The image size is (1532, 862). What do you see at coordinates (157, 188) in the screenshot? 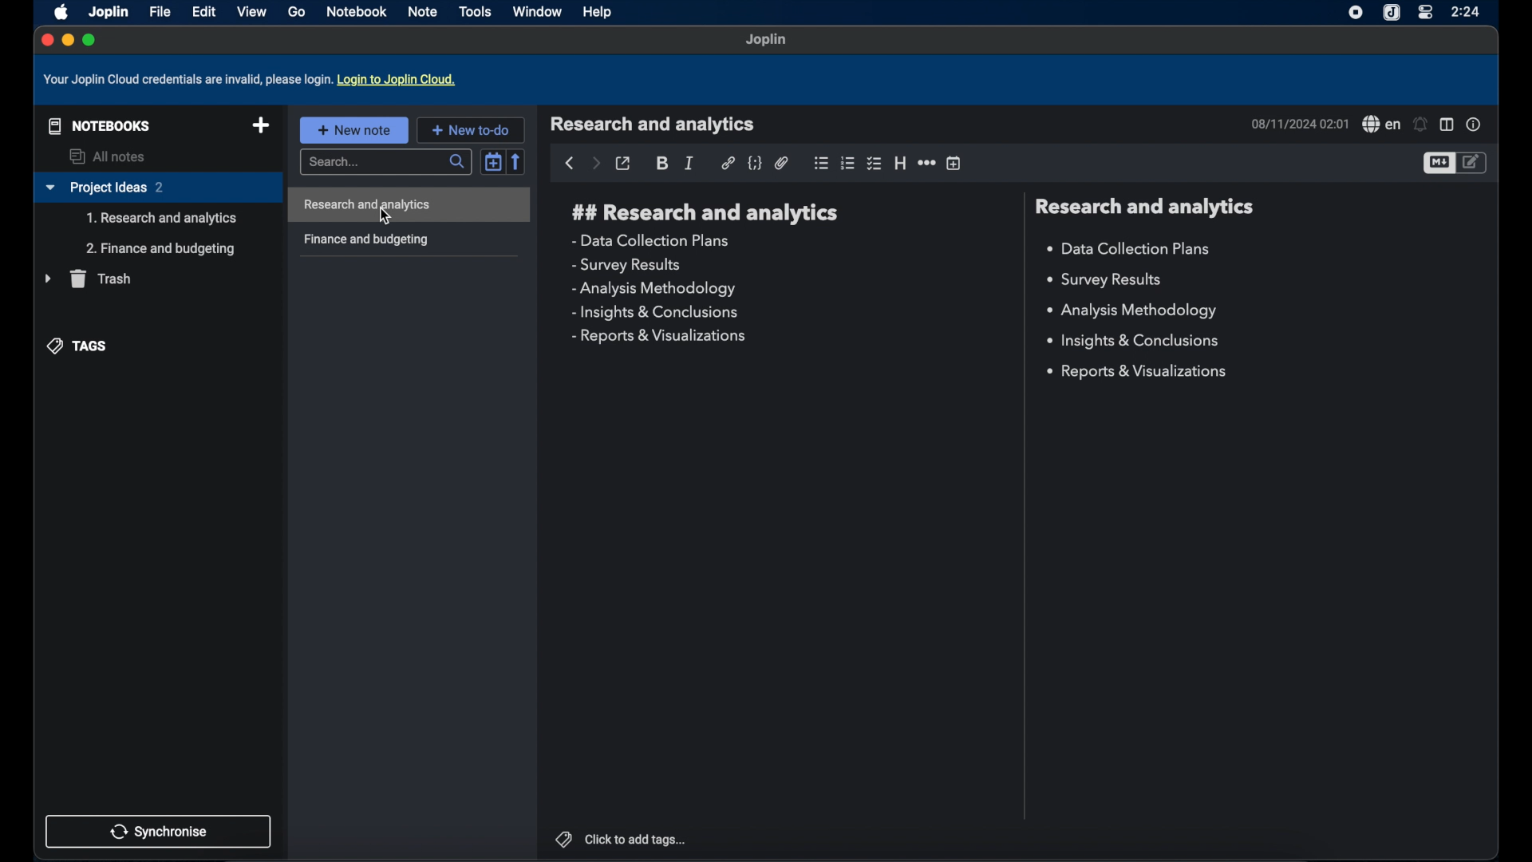
I see `project ideas 2` at bounding box center [157, 188].